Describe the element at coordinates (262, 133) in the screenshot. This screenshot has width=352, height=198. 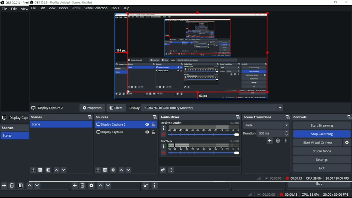
I see `Duration 300 ms` at that location.